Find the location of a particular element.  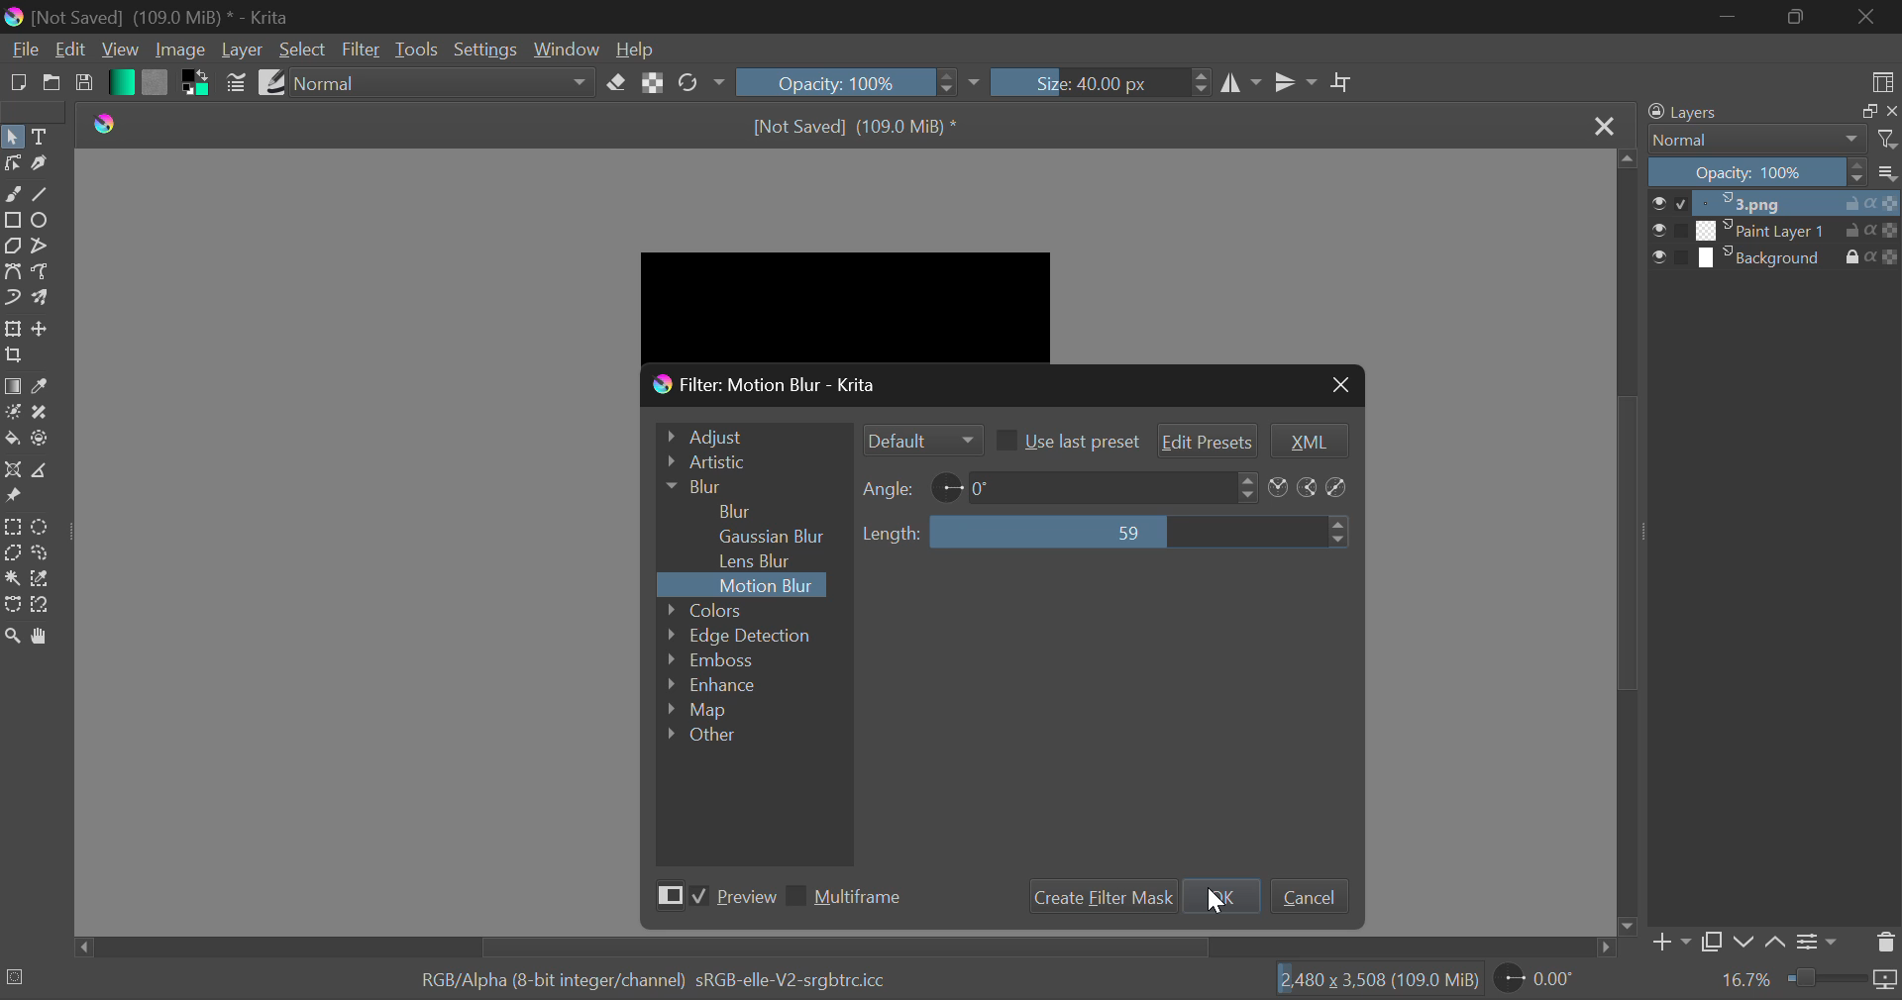

Multibrush is located at coordinates (44, 299).